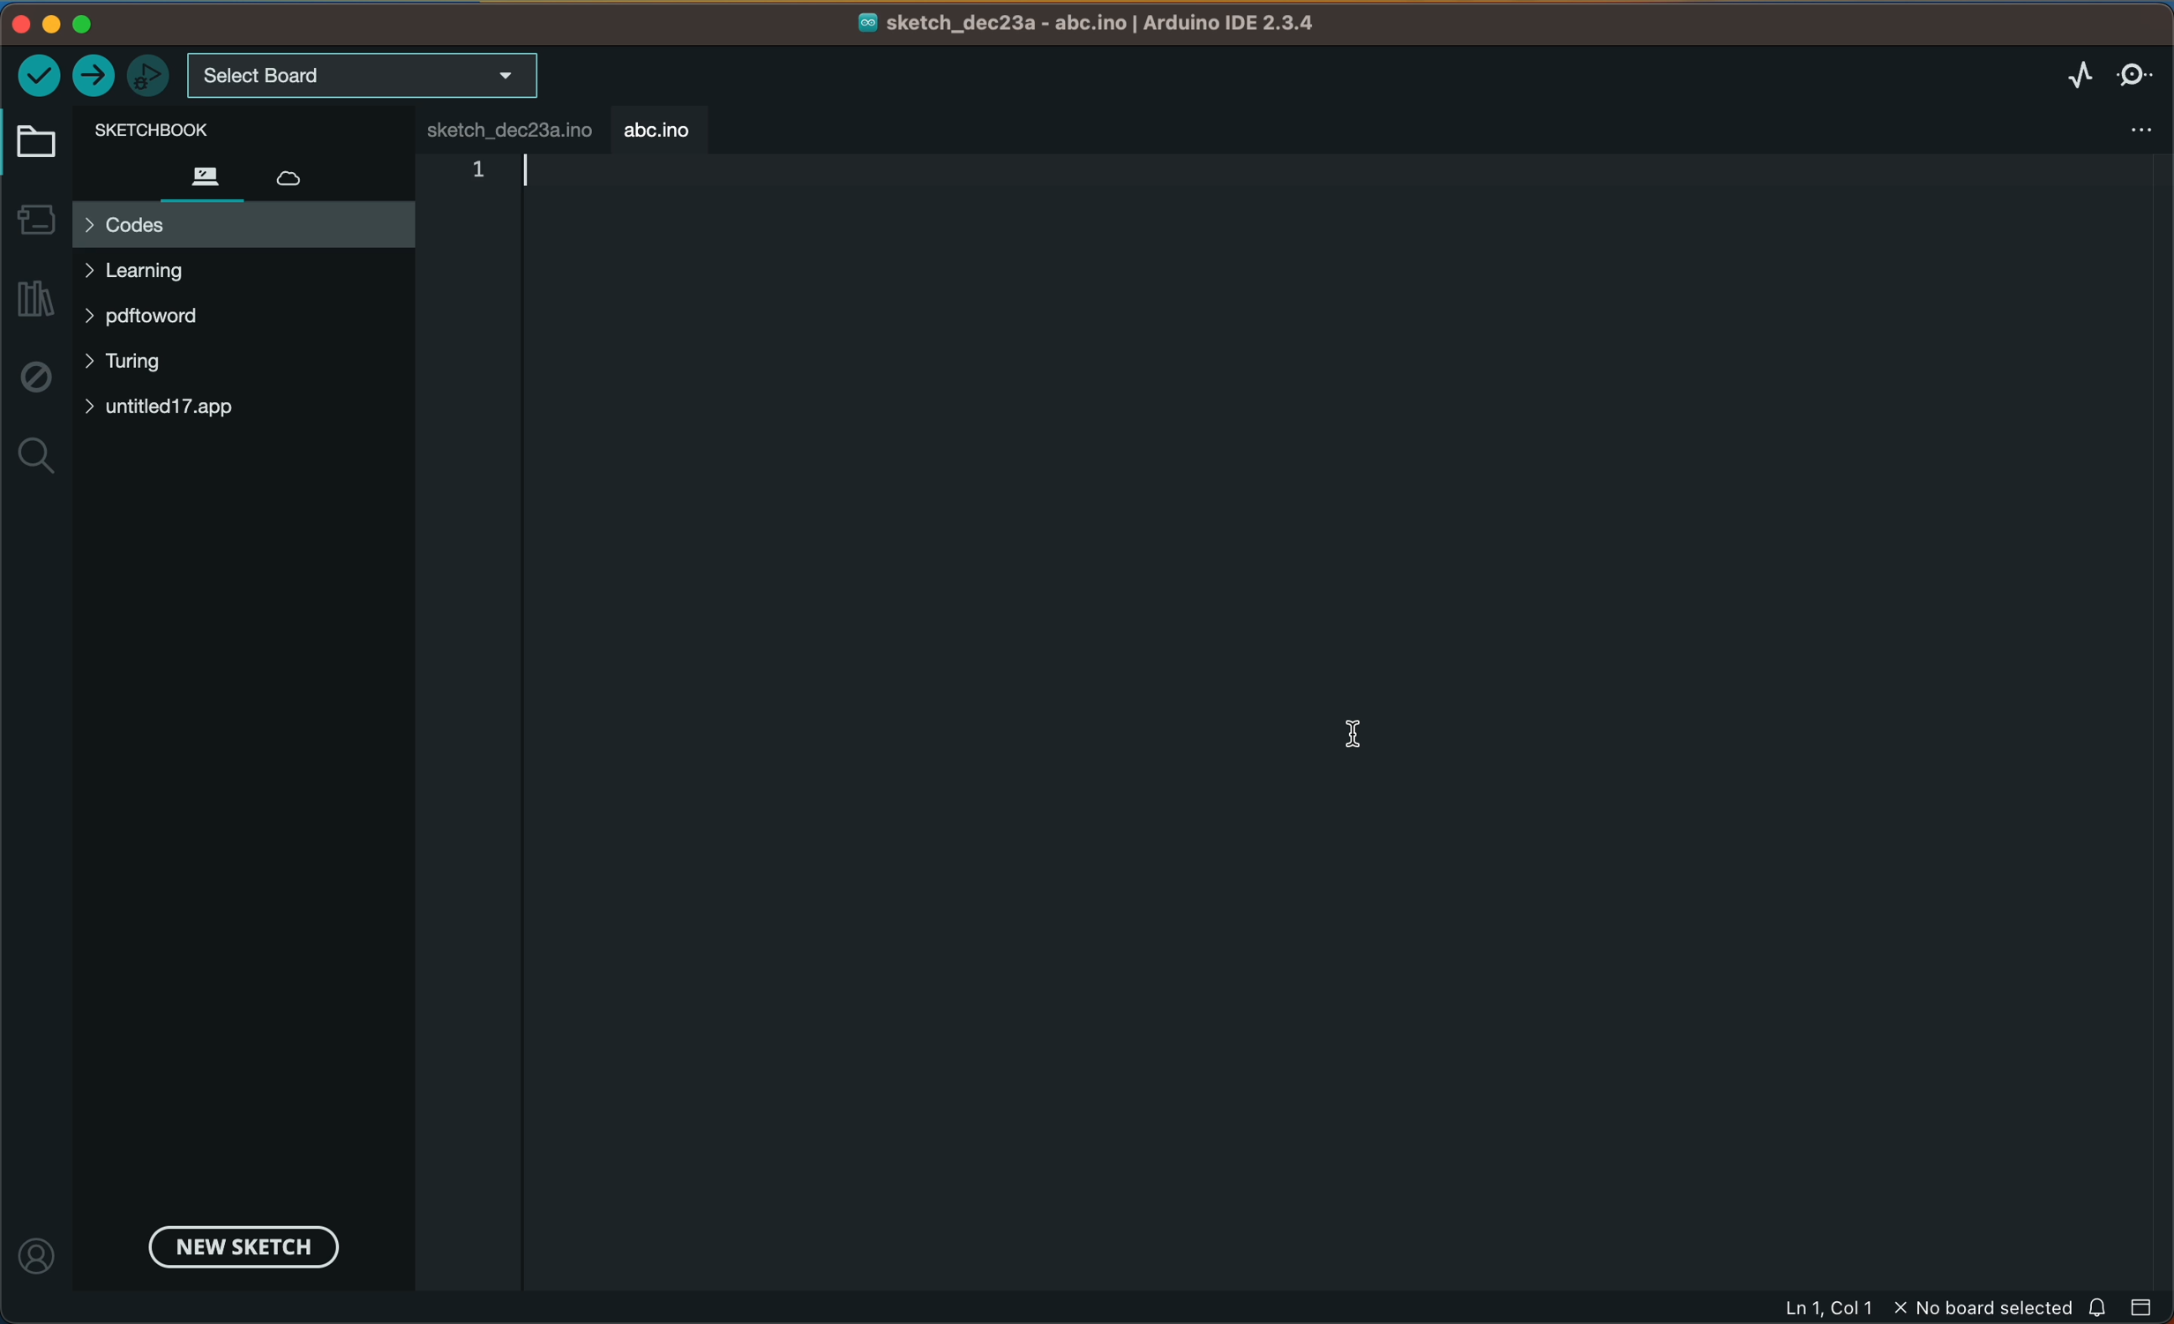 The width and height of the screenshot is (2174, 1324). I want to click on profile, so click(40, 1246).